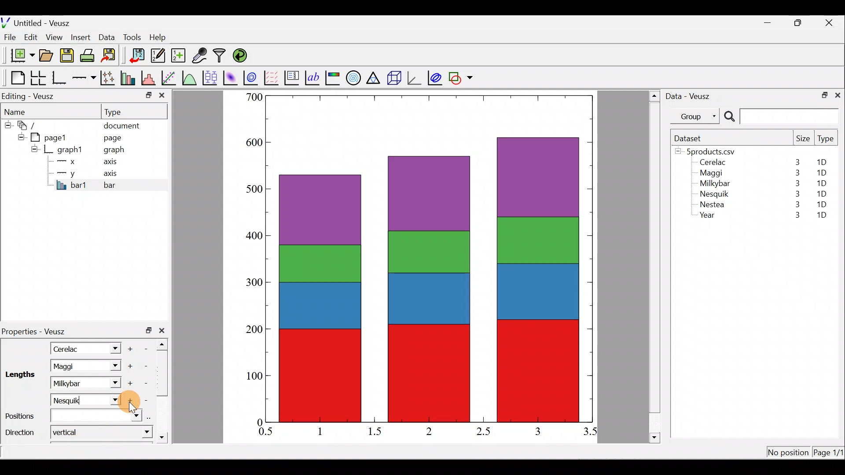  What do you see at coordinates (179, 56) in the screenshot?
I see `Create new dataset using ranges, parametrically, or as functions of existing datasets.` at bounding box center [179, 56].